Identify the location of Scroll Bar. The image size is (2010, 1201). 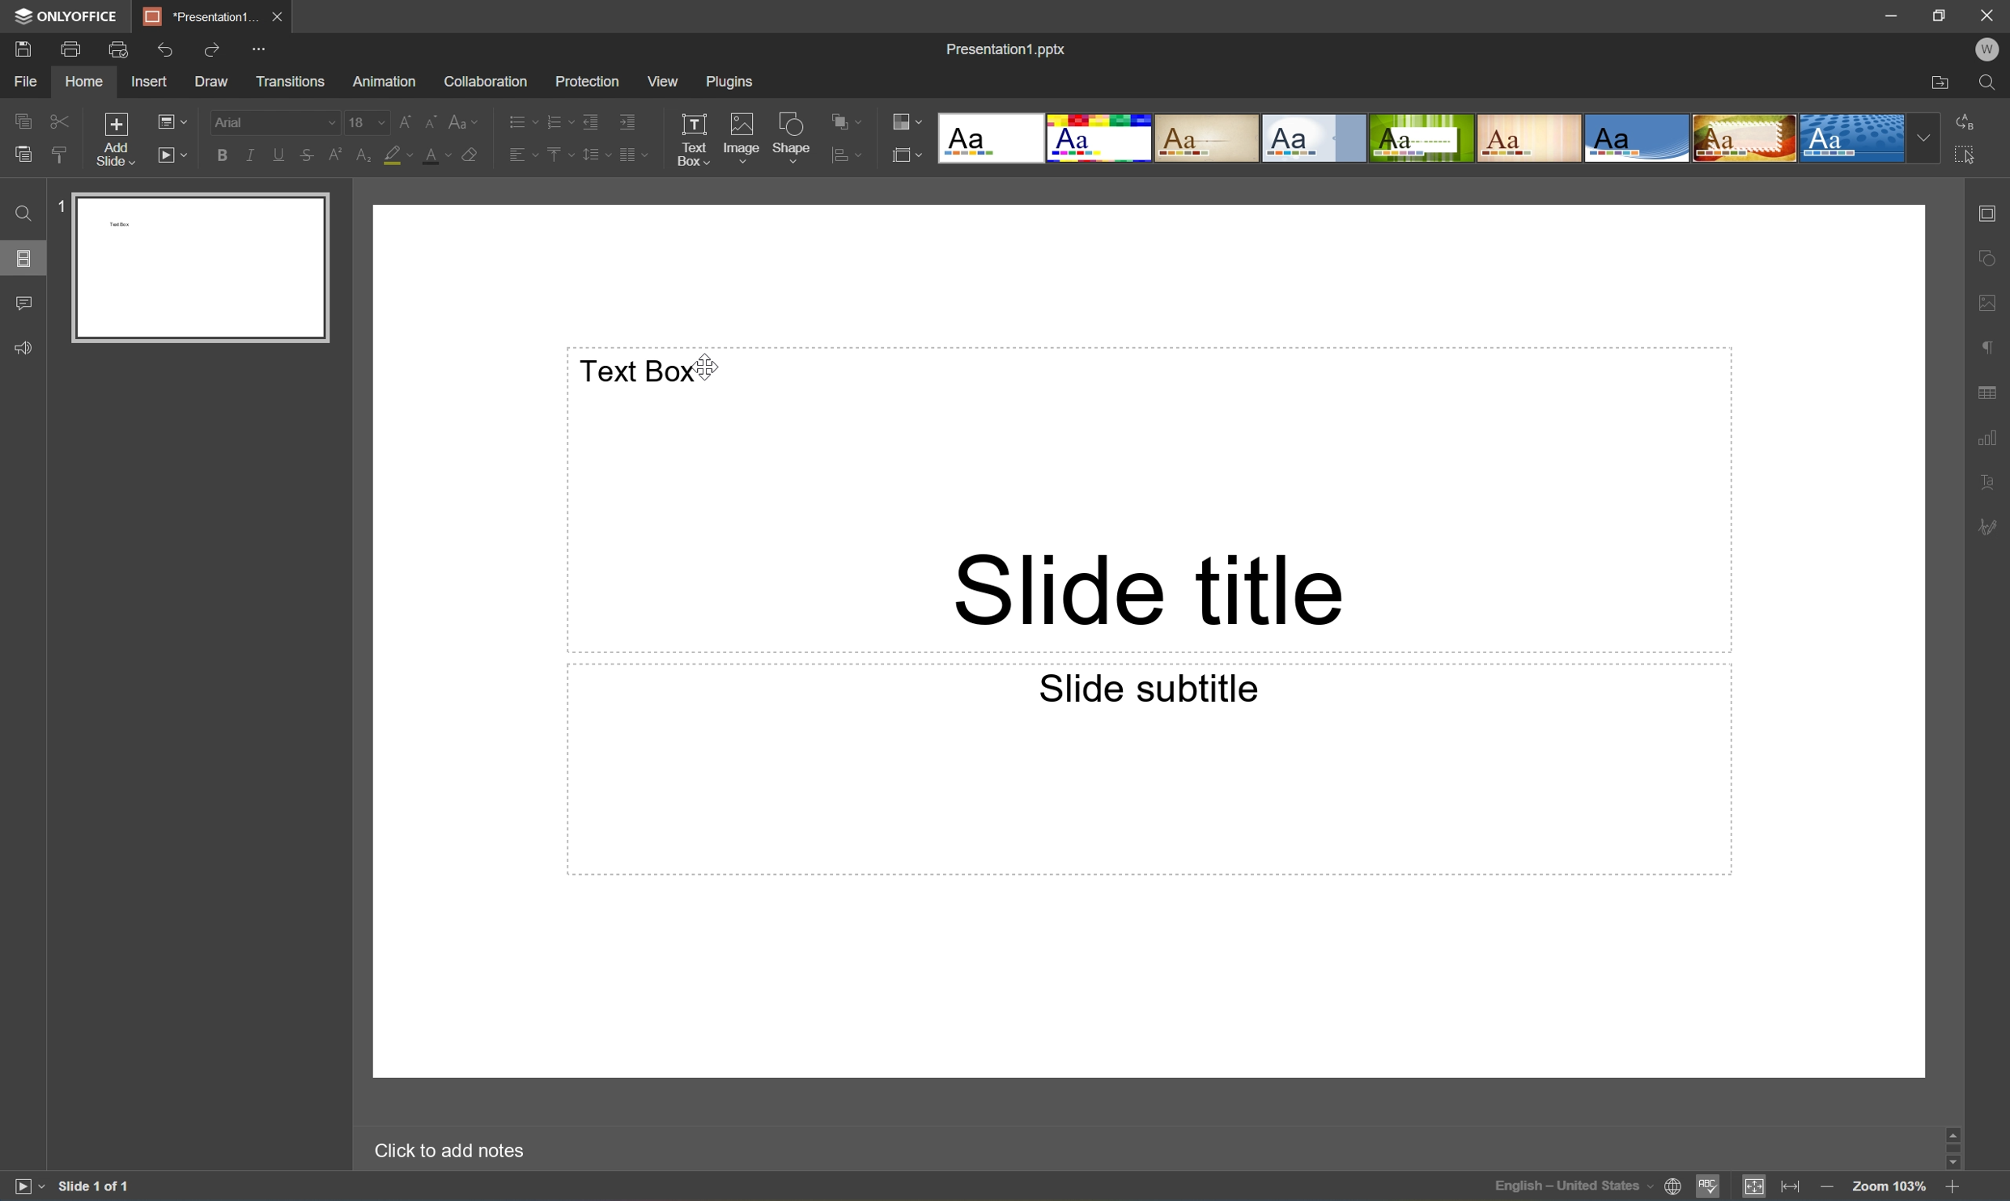
(1956, 1144).